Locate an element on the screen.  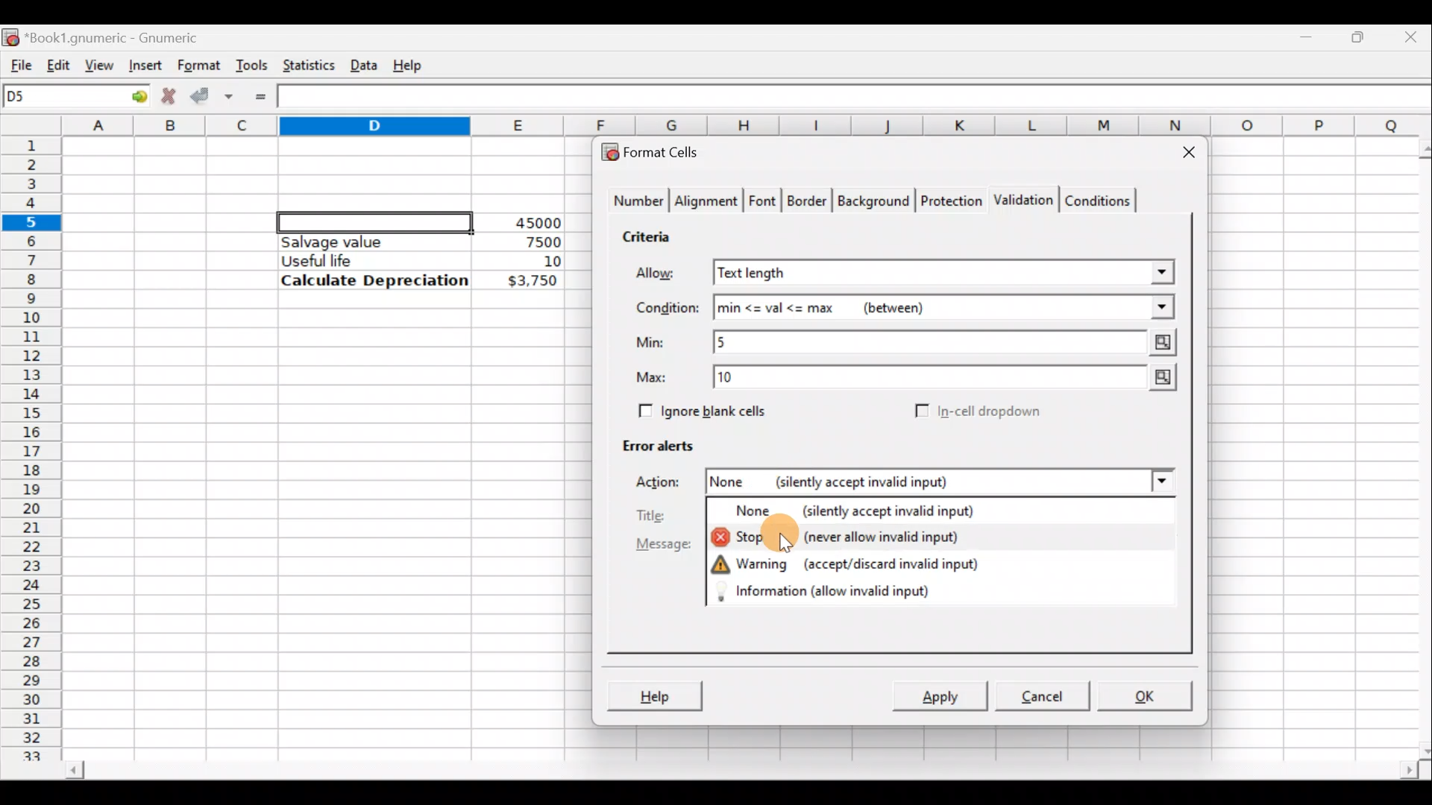
Action drop down is located at coordinates (1150, 482).